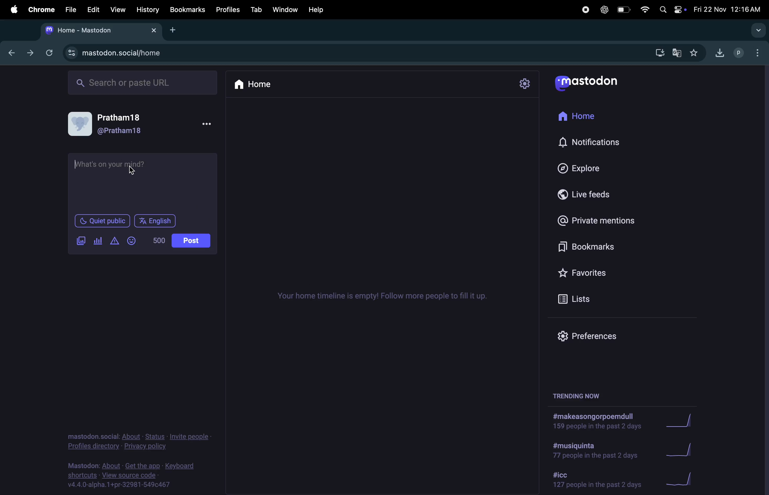 The height and width of the screenshot is (495, 769). I want to click on profiles, so click(227, 10).